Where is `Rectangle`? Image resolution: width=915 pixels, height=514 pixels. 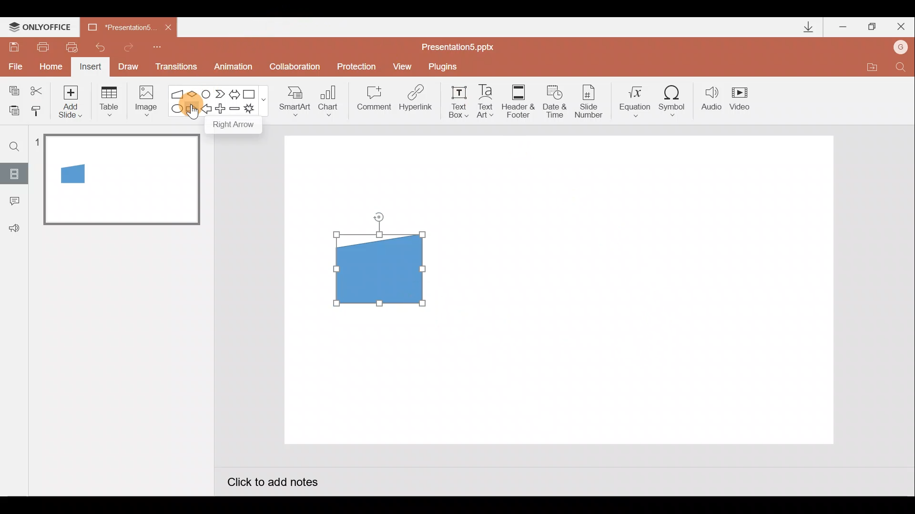
Rectangle is located at coordinates (252, 93).